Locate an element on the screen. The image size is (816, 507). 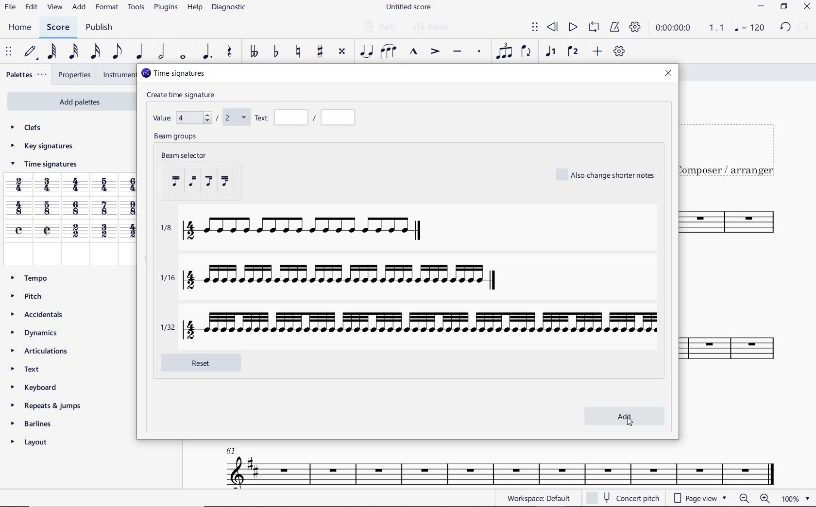
TUPLET is located at coordinates (503, 52).